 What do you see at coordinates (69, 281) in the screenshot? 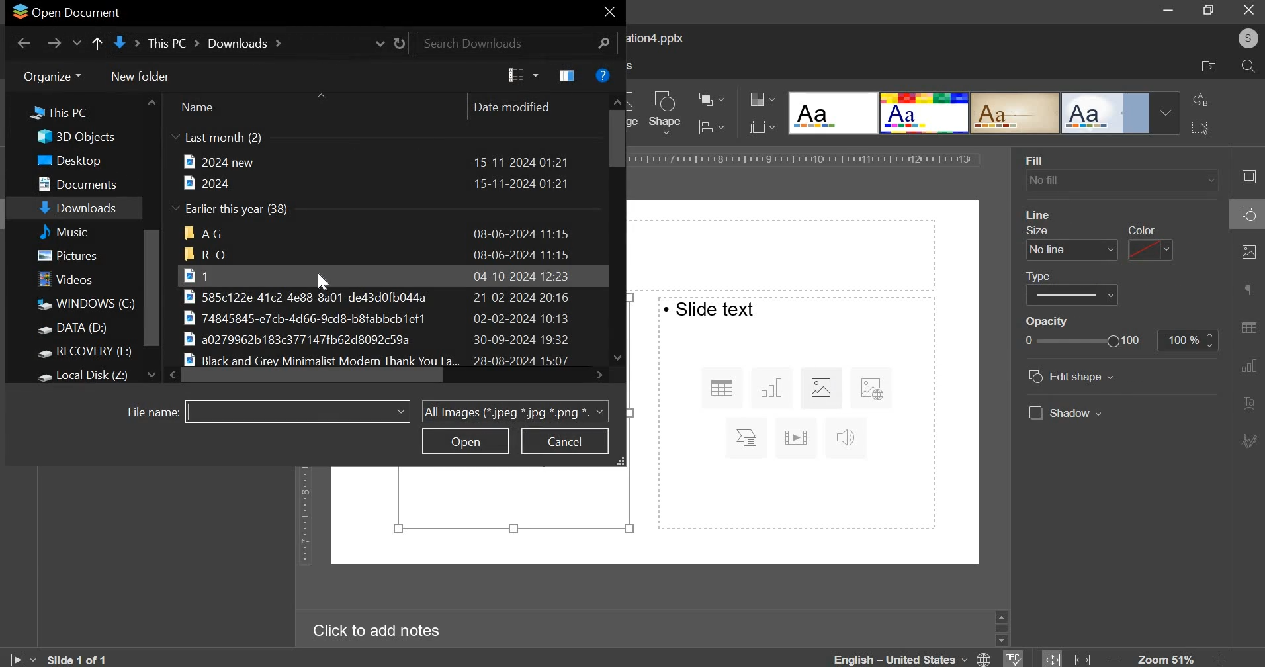
I see `videos` at bounding box center [69, 281].